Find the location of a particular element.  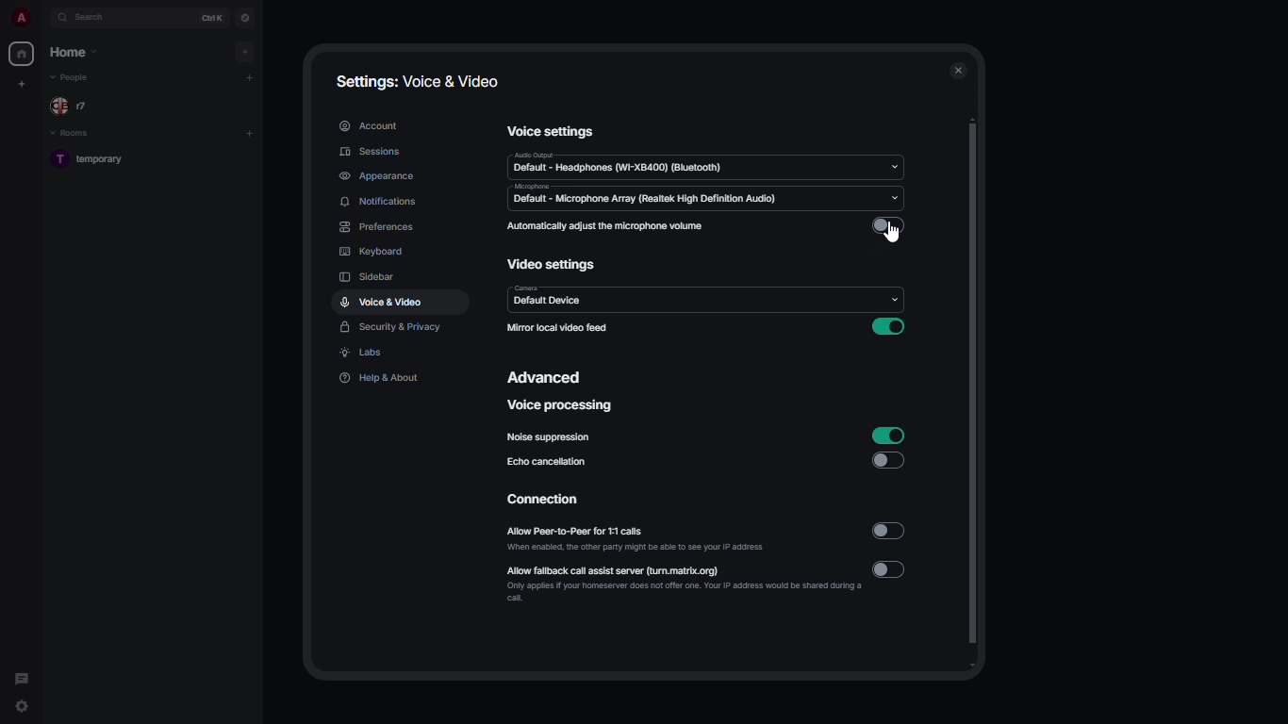

sessions is located at coordinates (372, 152).